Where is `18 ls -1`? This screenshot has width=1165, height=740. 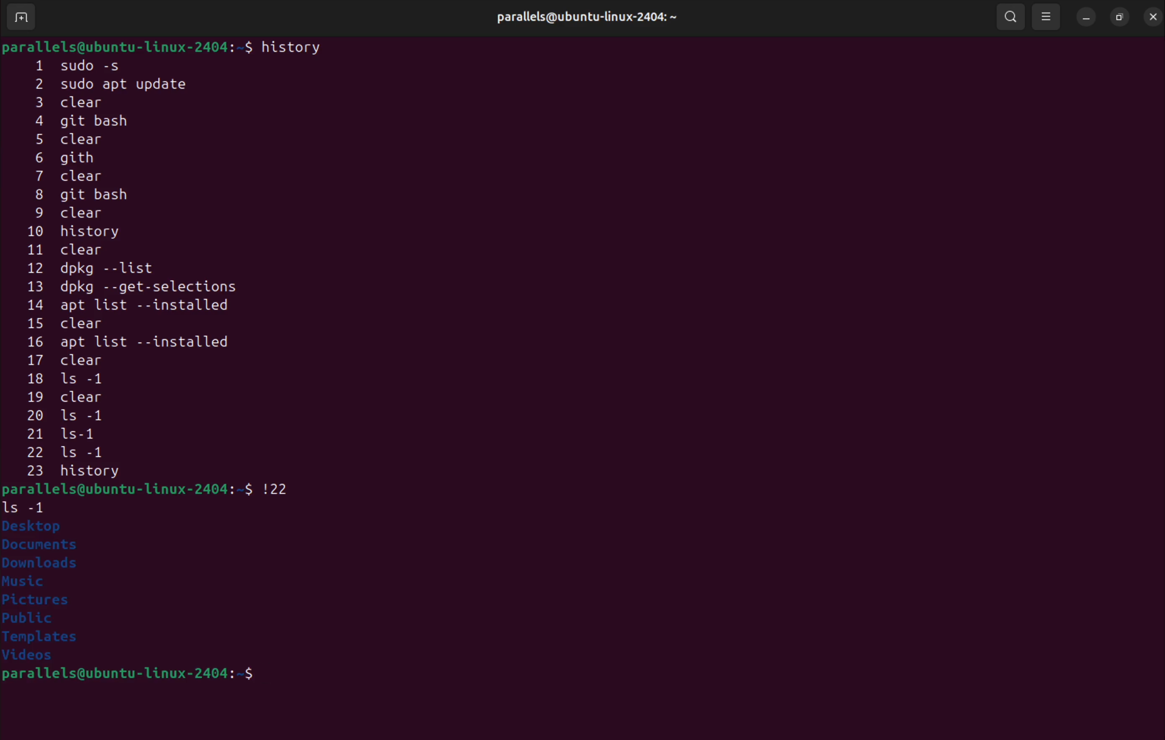
18 ls -1 is located at coordinates (73, 379).